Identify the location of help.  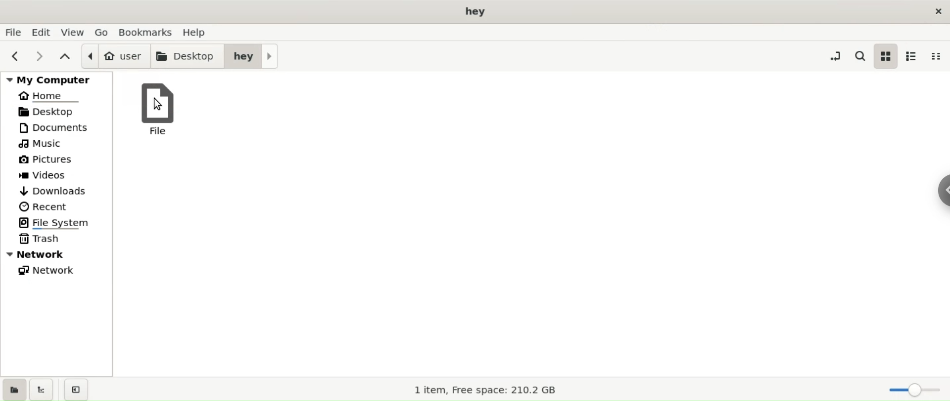
(196, 33).